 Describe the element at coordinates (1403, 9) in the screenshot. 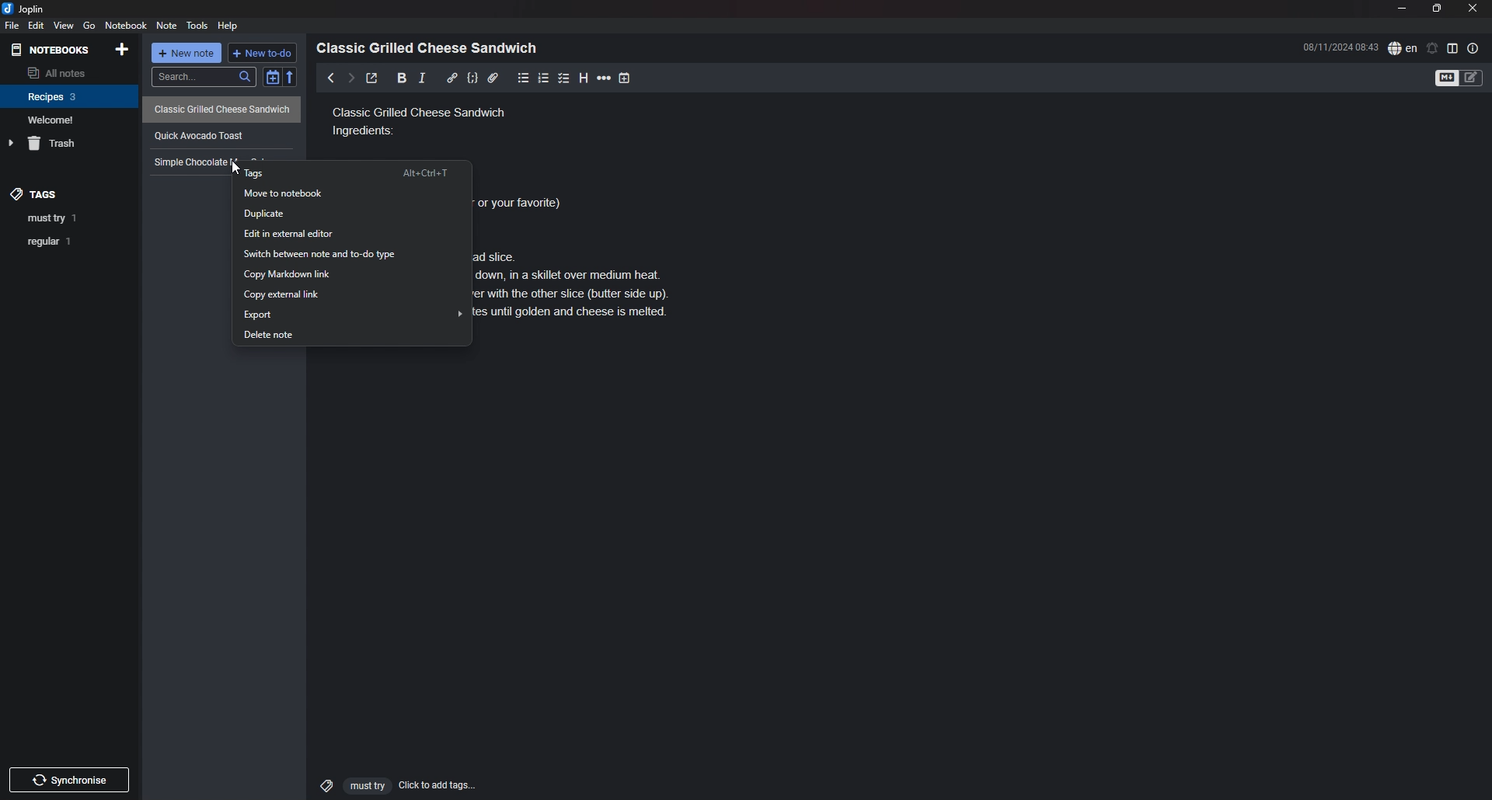

I see `minimize` at that location.